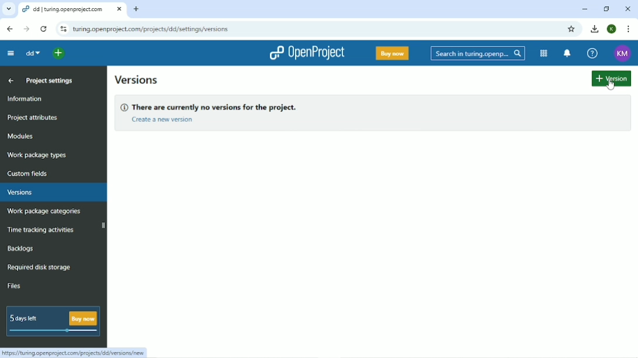 This screenshot has width=638, height=358. What do you see at coordinates (623, 54) in the screenshot?
I see `Account` at bounding box center [623, 54].